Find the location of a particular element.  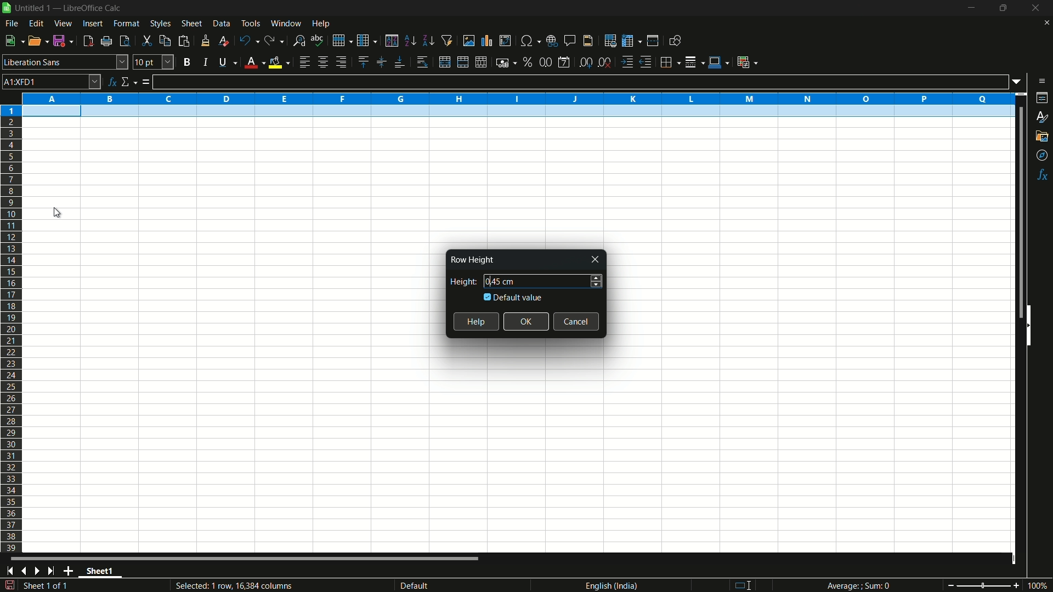

insert menu is located at coordinates (92, 24).